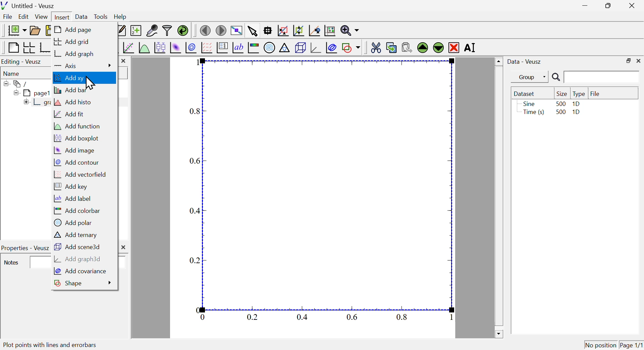 The width and height of the screenshot is (644, 350). I want to click on maximize, so click(627, 60).